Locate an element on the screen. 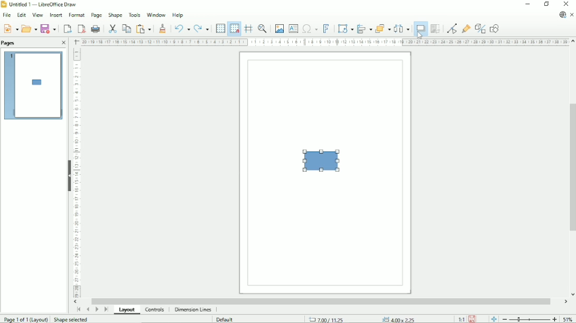 The height and width of the screenshot is (323, 576). Page is located at coordinates (97, 14).